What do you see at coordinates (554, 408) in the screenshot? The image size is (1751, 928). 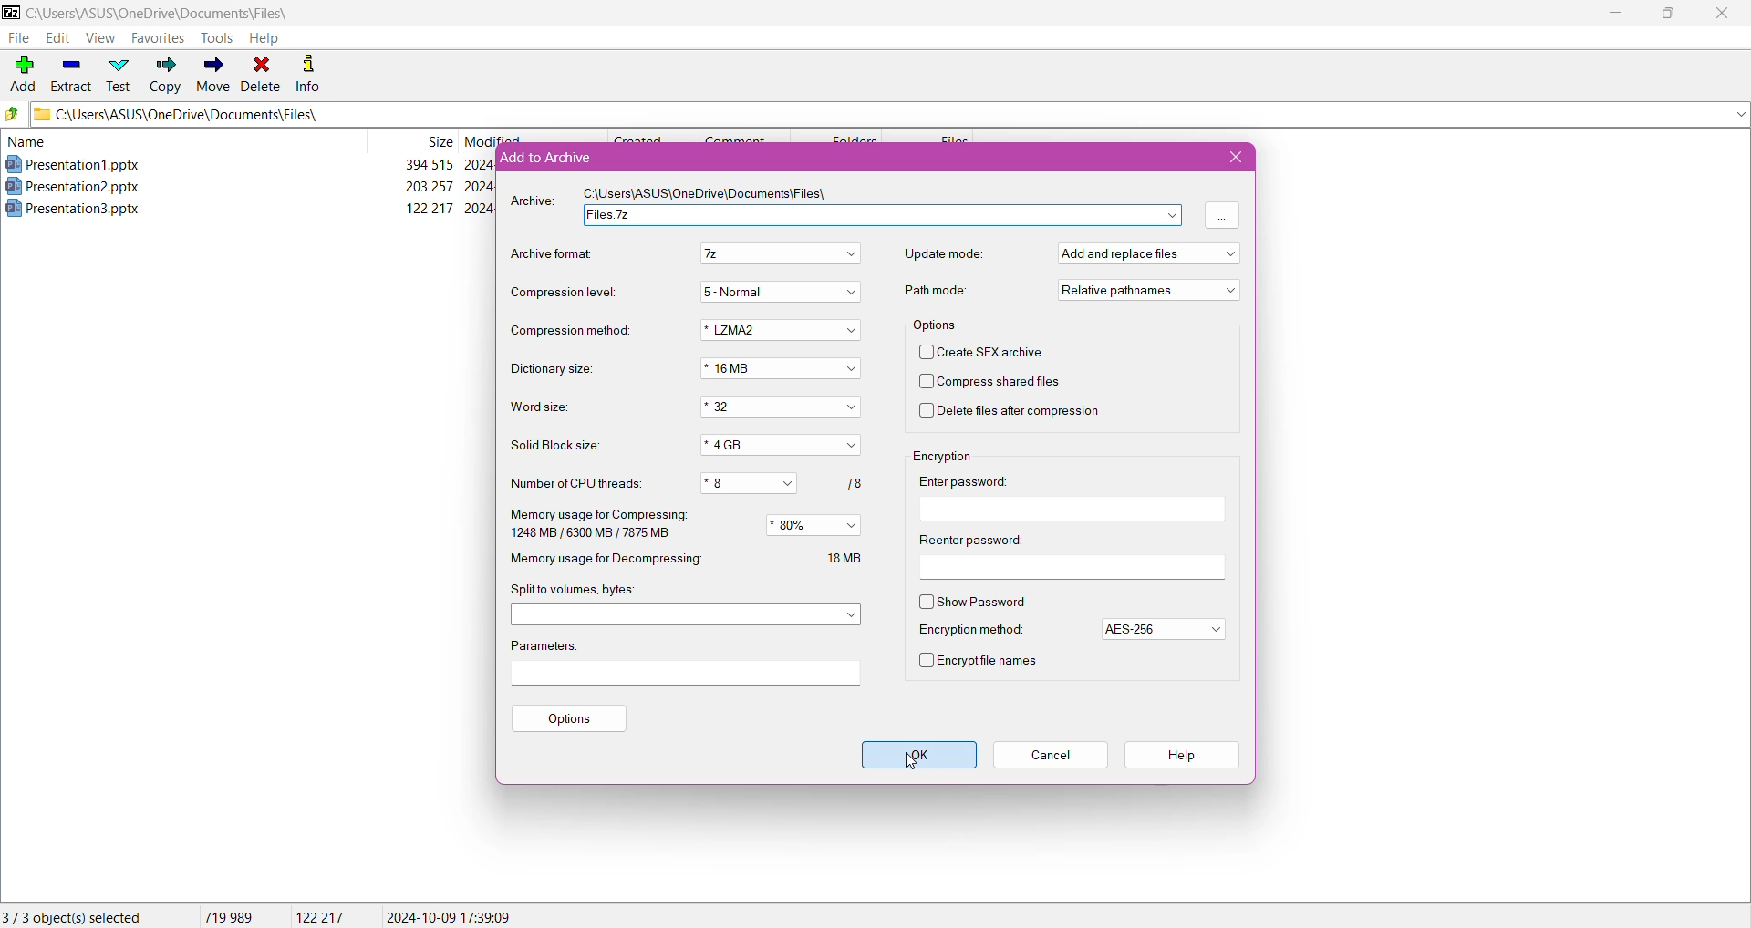 I see `Word size` at bounding box center [554, 408].